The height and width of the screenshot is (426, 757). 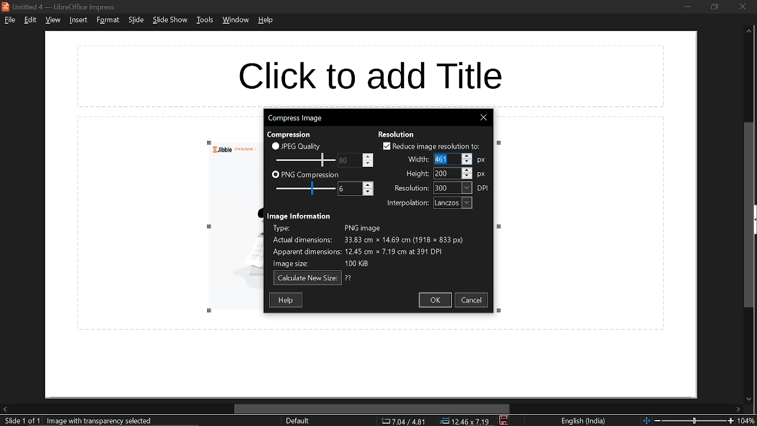 What do you see at coordinates (417, 160) in the screenshot?
I see `text` at bounding box center [417, 160].